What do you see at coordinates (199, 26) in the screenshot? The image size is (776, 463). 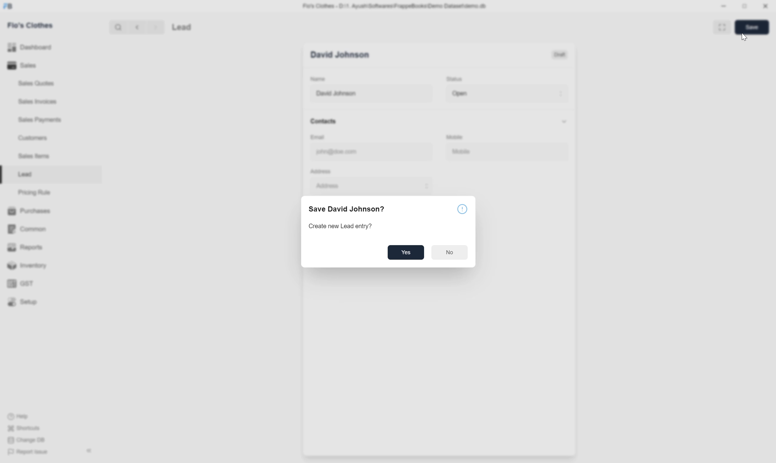 I see `Lead` at bounding box center [199, 26].